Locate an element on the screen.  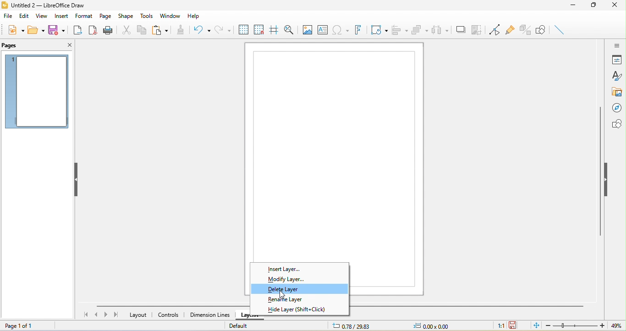
redo is located at coordinates (225, 29).